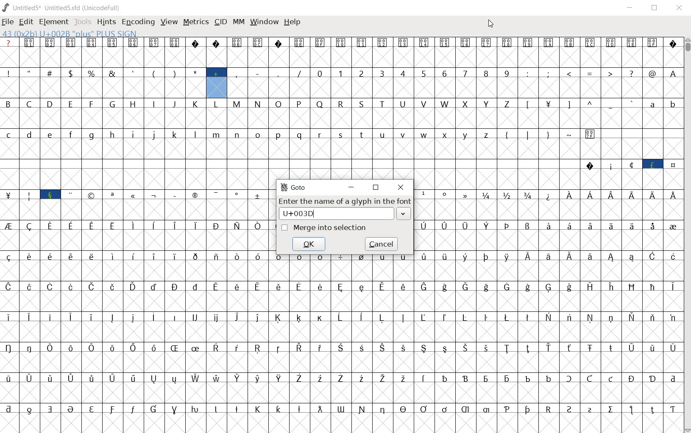 The height and width of the screenshot is (433, 691). Describe the element at coordinates (549, 235) in the screenshot. I see `glyph characters` at that location.